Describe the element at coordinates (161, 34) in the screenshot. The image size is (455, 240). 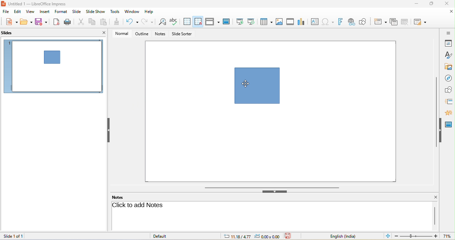
I see `notes` at that location.